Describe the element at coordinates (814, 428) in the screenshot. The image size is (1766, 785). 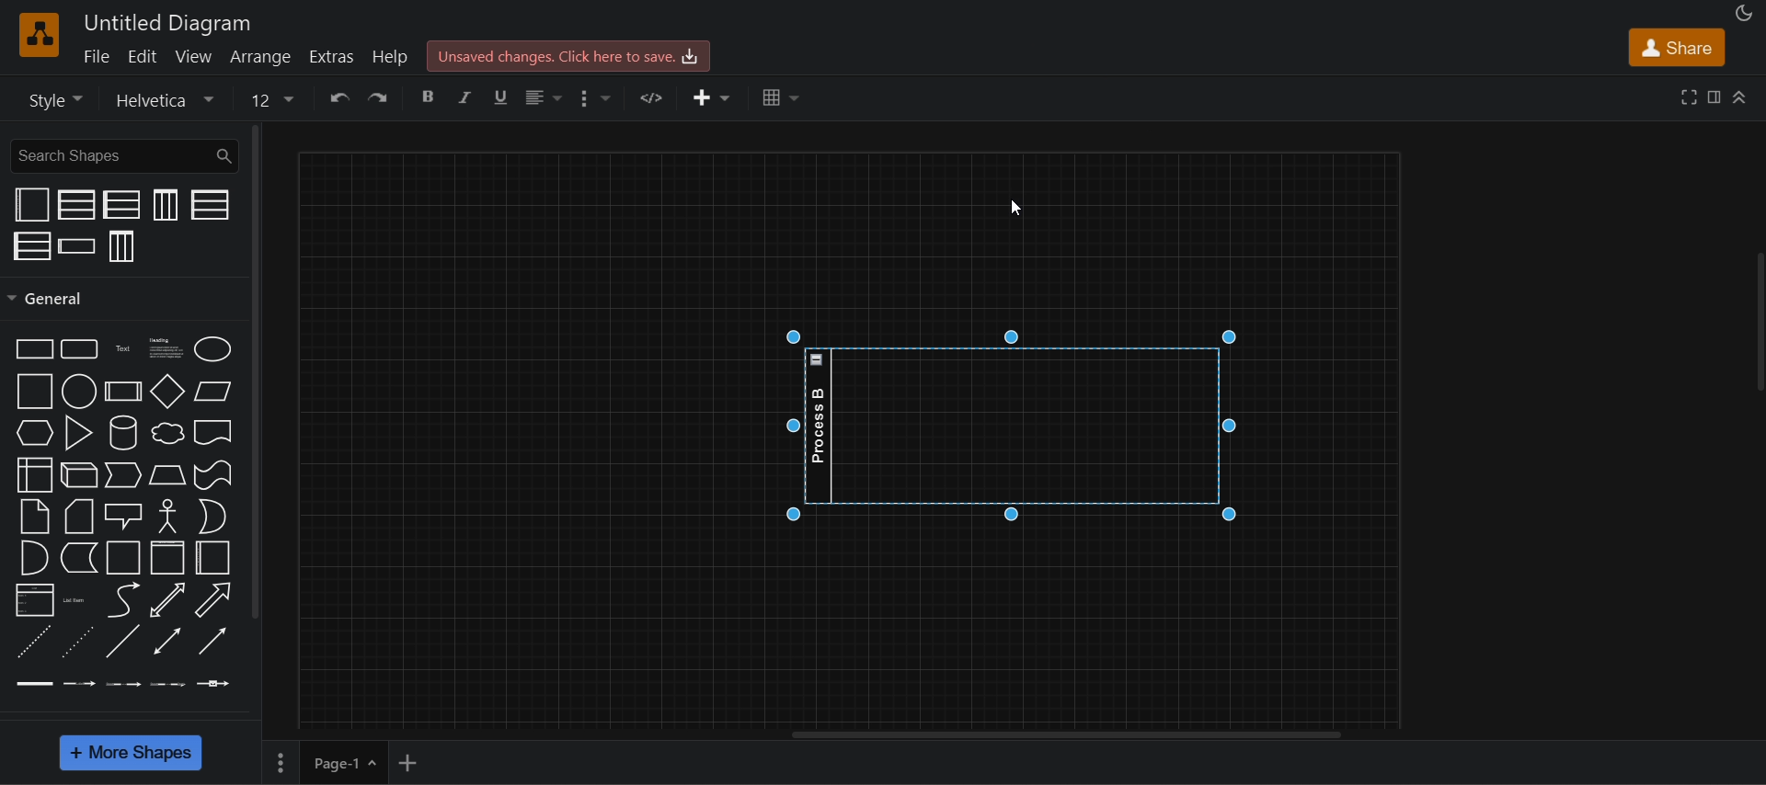
I see `Process B` at that location.